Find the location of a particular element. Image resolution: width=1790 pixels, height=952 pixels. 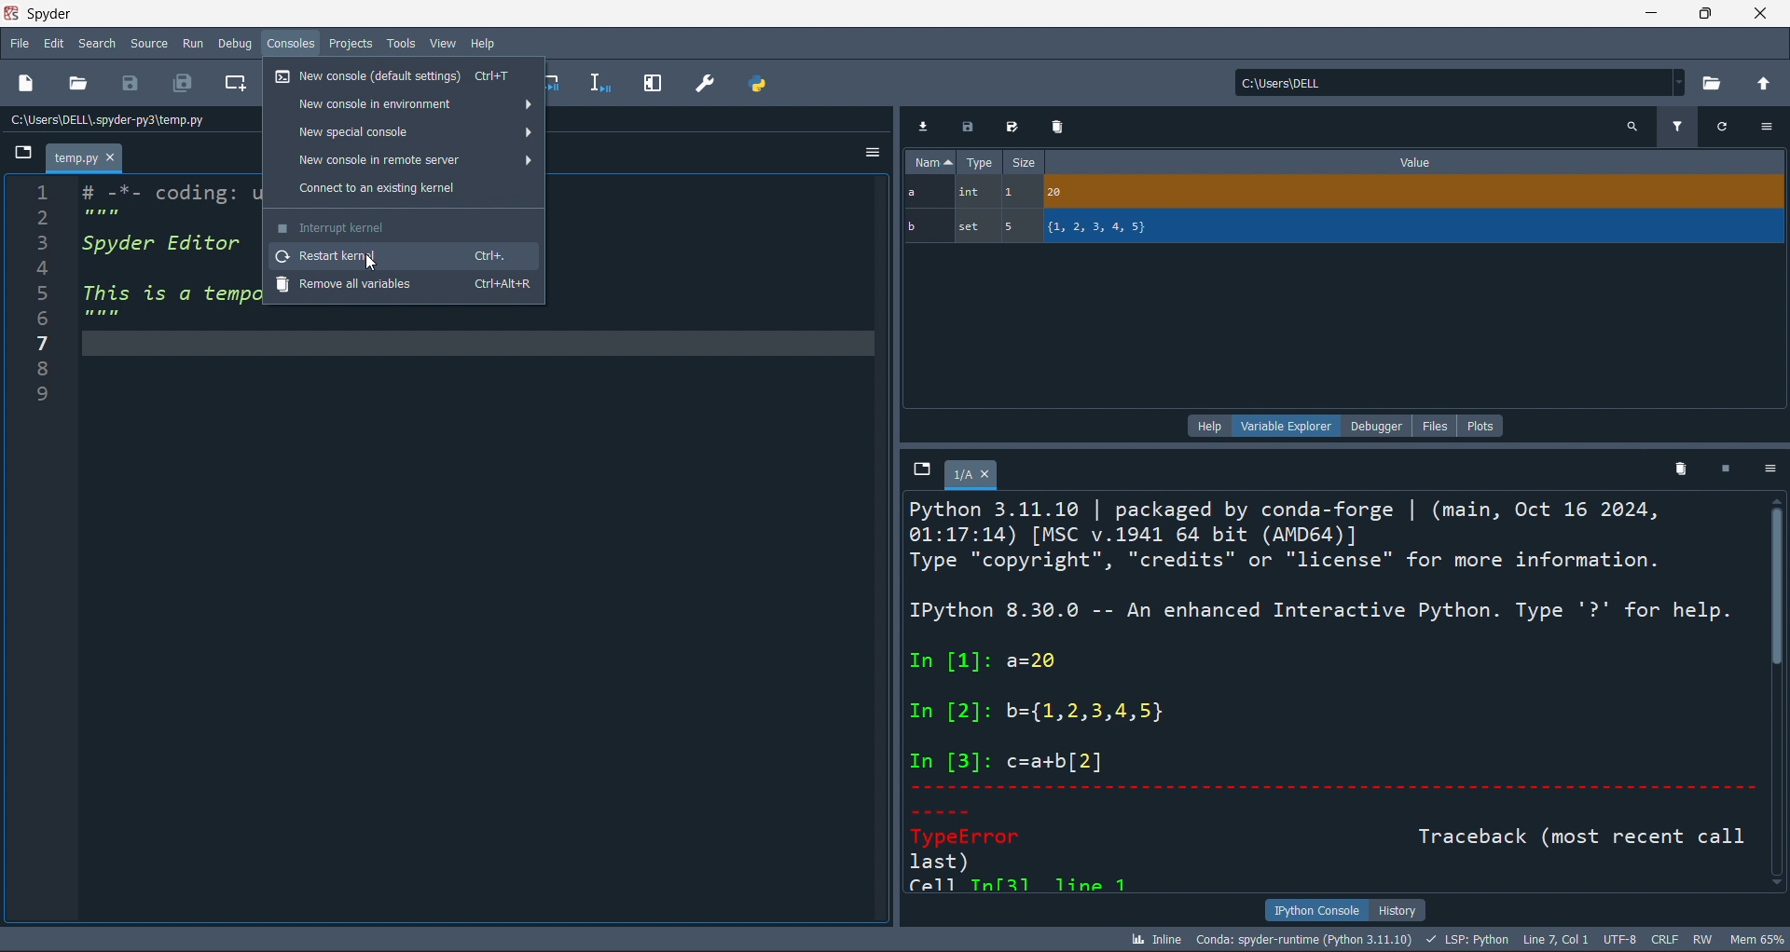

remove all variables is located at coordinates (407, 288).